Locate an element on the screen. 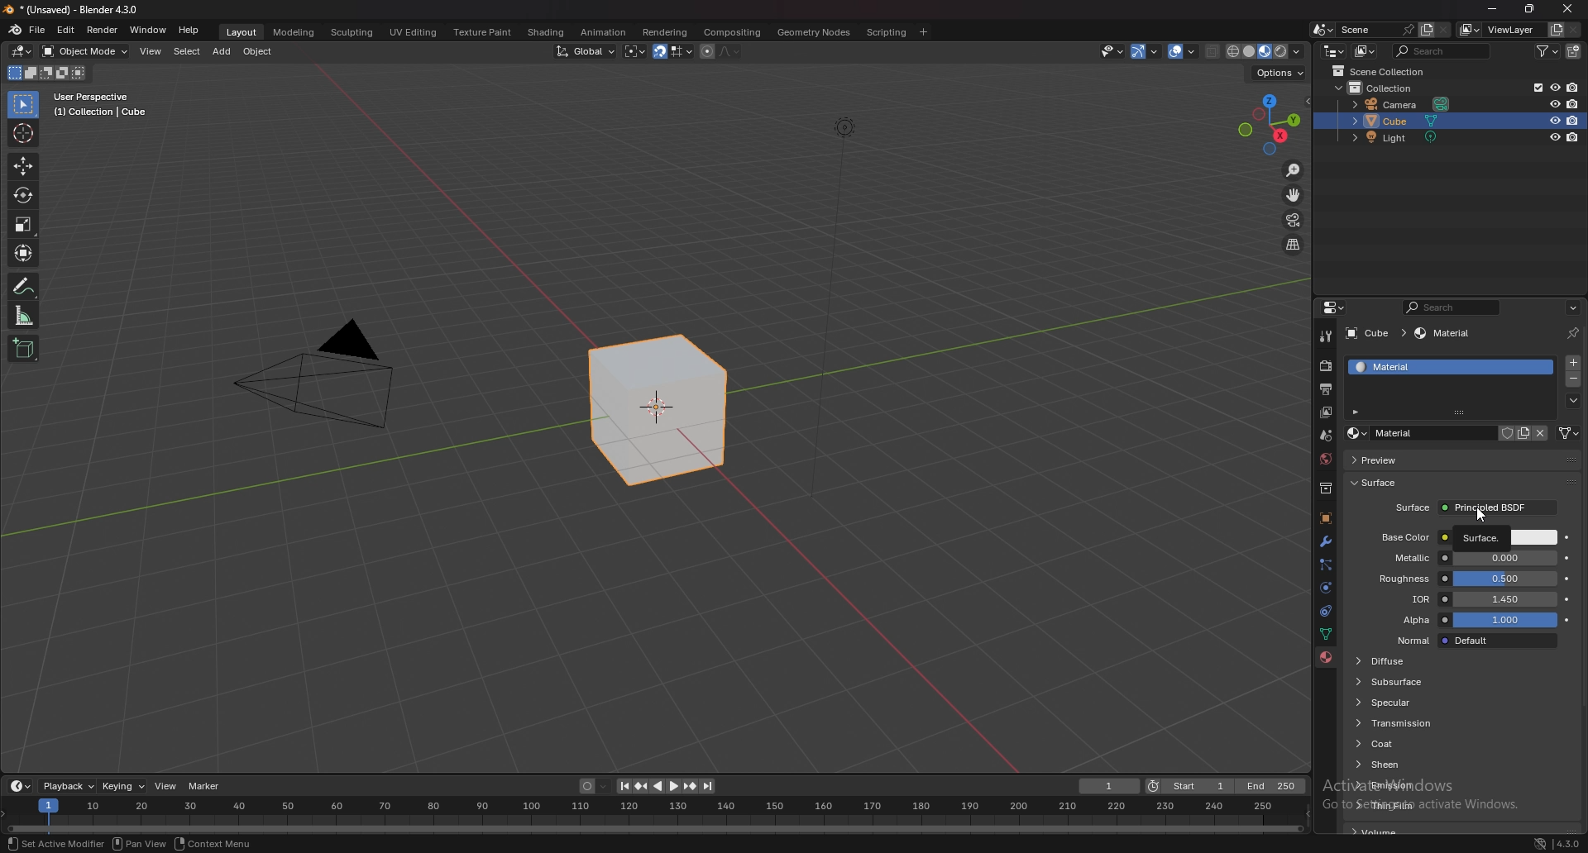  collection is located at coordinates (1326, 488).